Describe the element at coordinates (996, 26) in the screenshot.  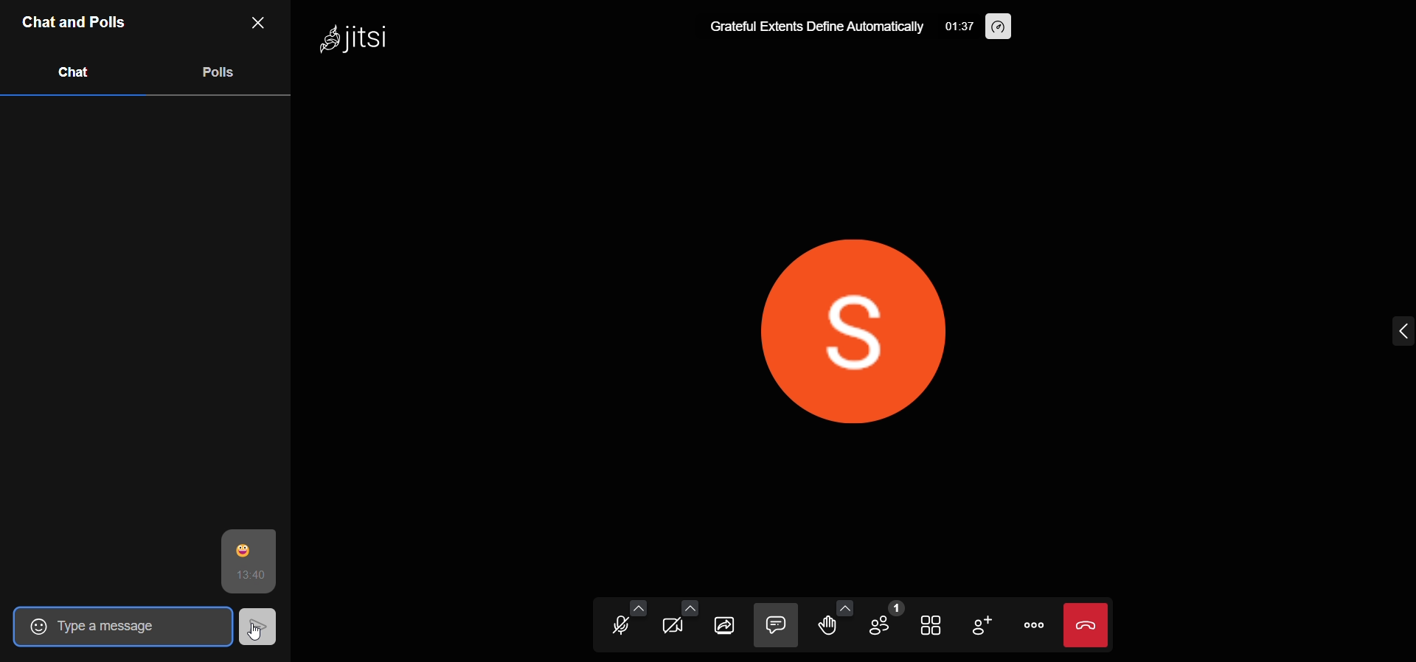
I see `performance setting` at that location.